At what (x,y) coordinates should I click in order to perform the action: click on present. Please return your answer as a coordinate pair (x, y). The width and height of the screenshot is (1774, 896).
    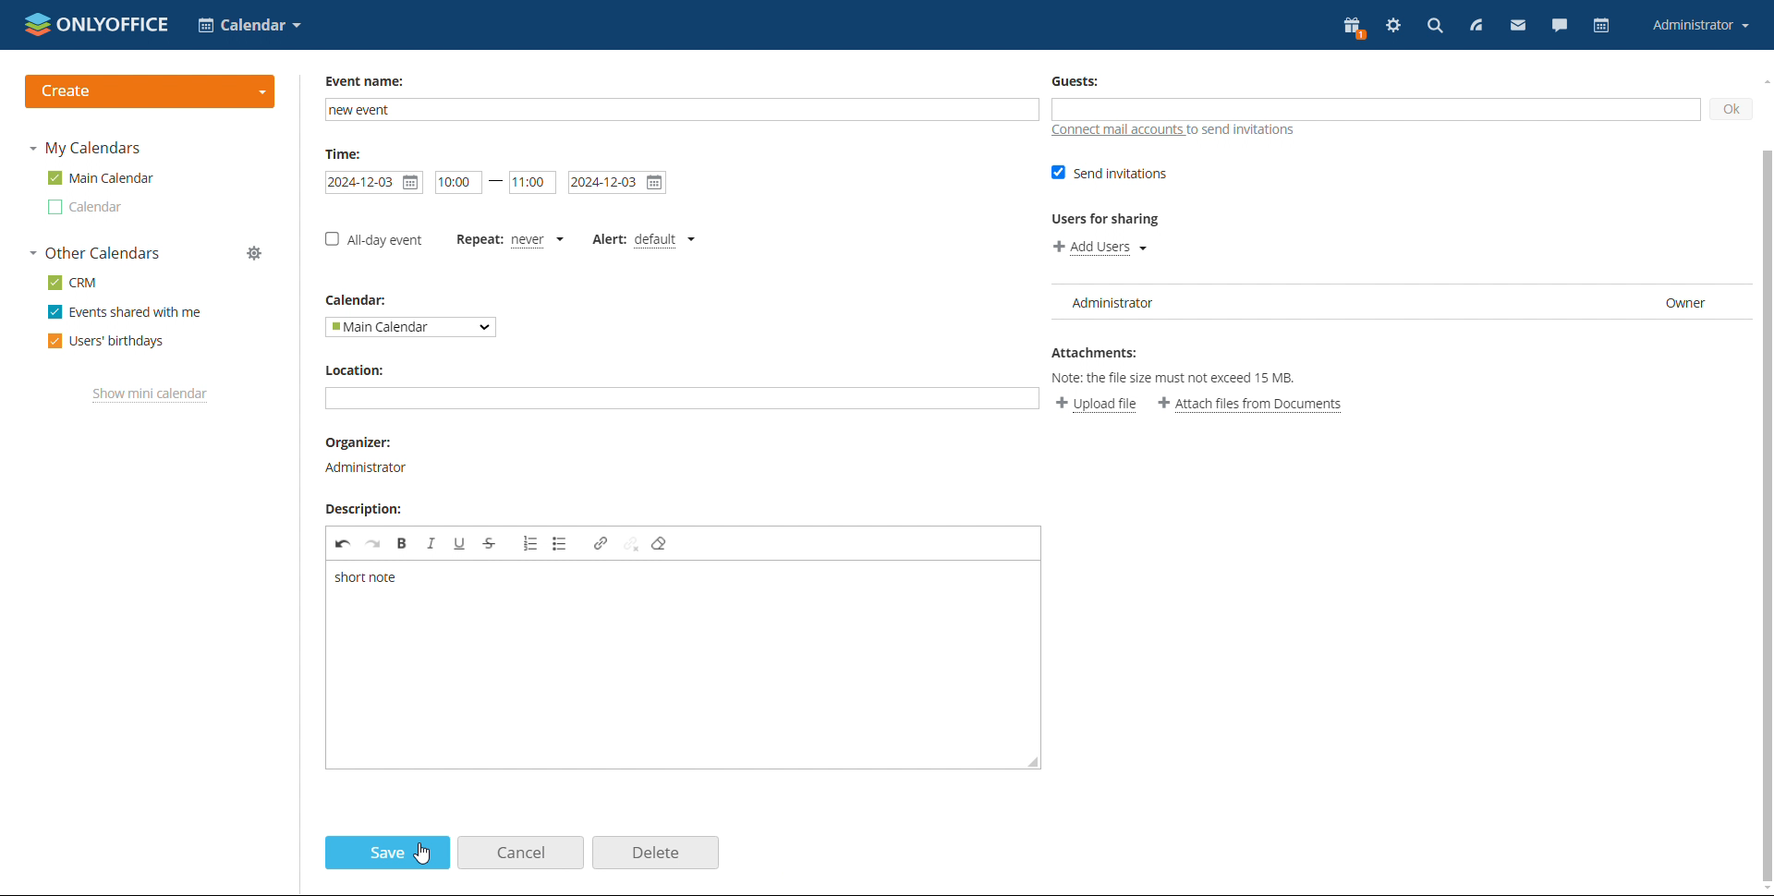
    Looking at the image, I should click on (1354, 29).